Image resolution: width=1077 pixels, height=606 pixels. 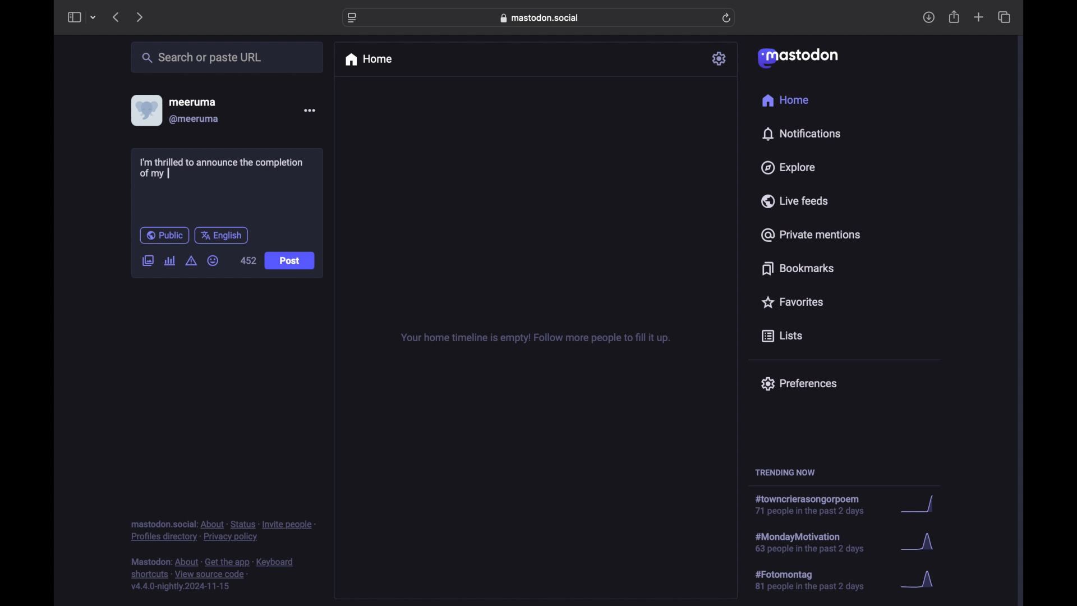 I want to click on 452, so click(x=248, y=260).